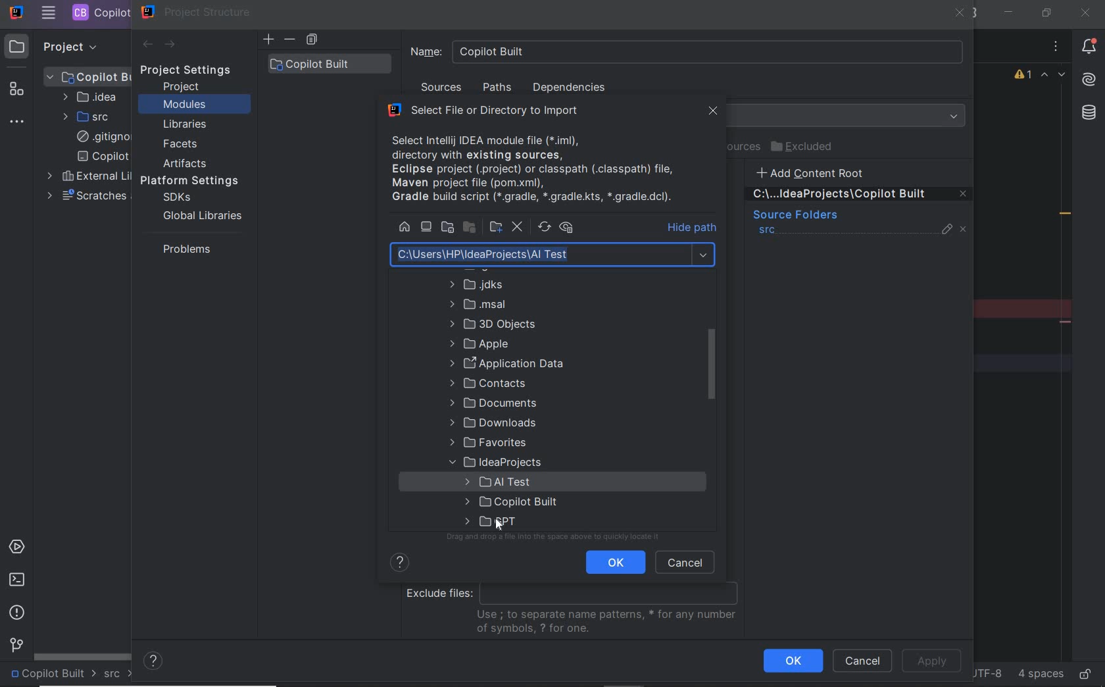  I want to click on AI Assistant, so click(1088, 80).